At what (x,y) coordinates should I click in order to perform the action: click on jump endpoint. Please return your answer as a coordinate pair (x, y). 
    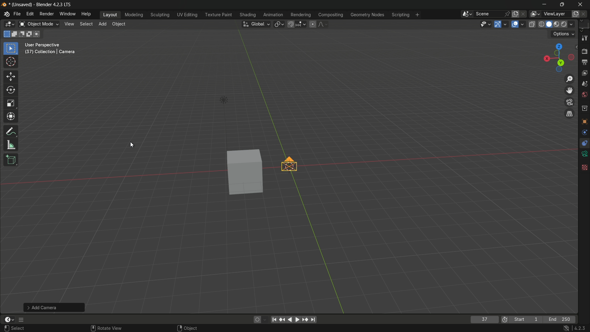
    Looking at the image, I should click on (314, 320).